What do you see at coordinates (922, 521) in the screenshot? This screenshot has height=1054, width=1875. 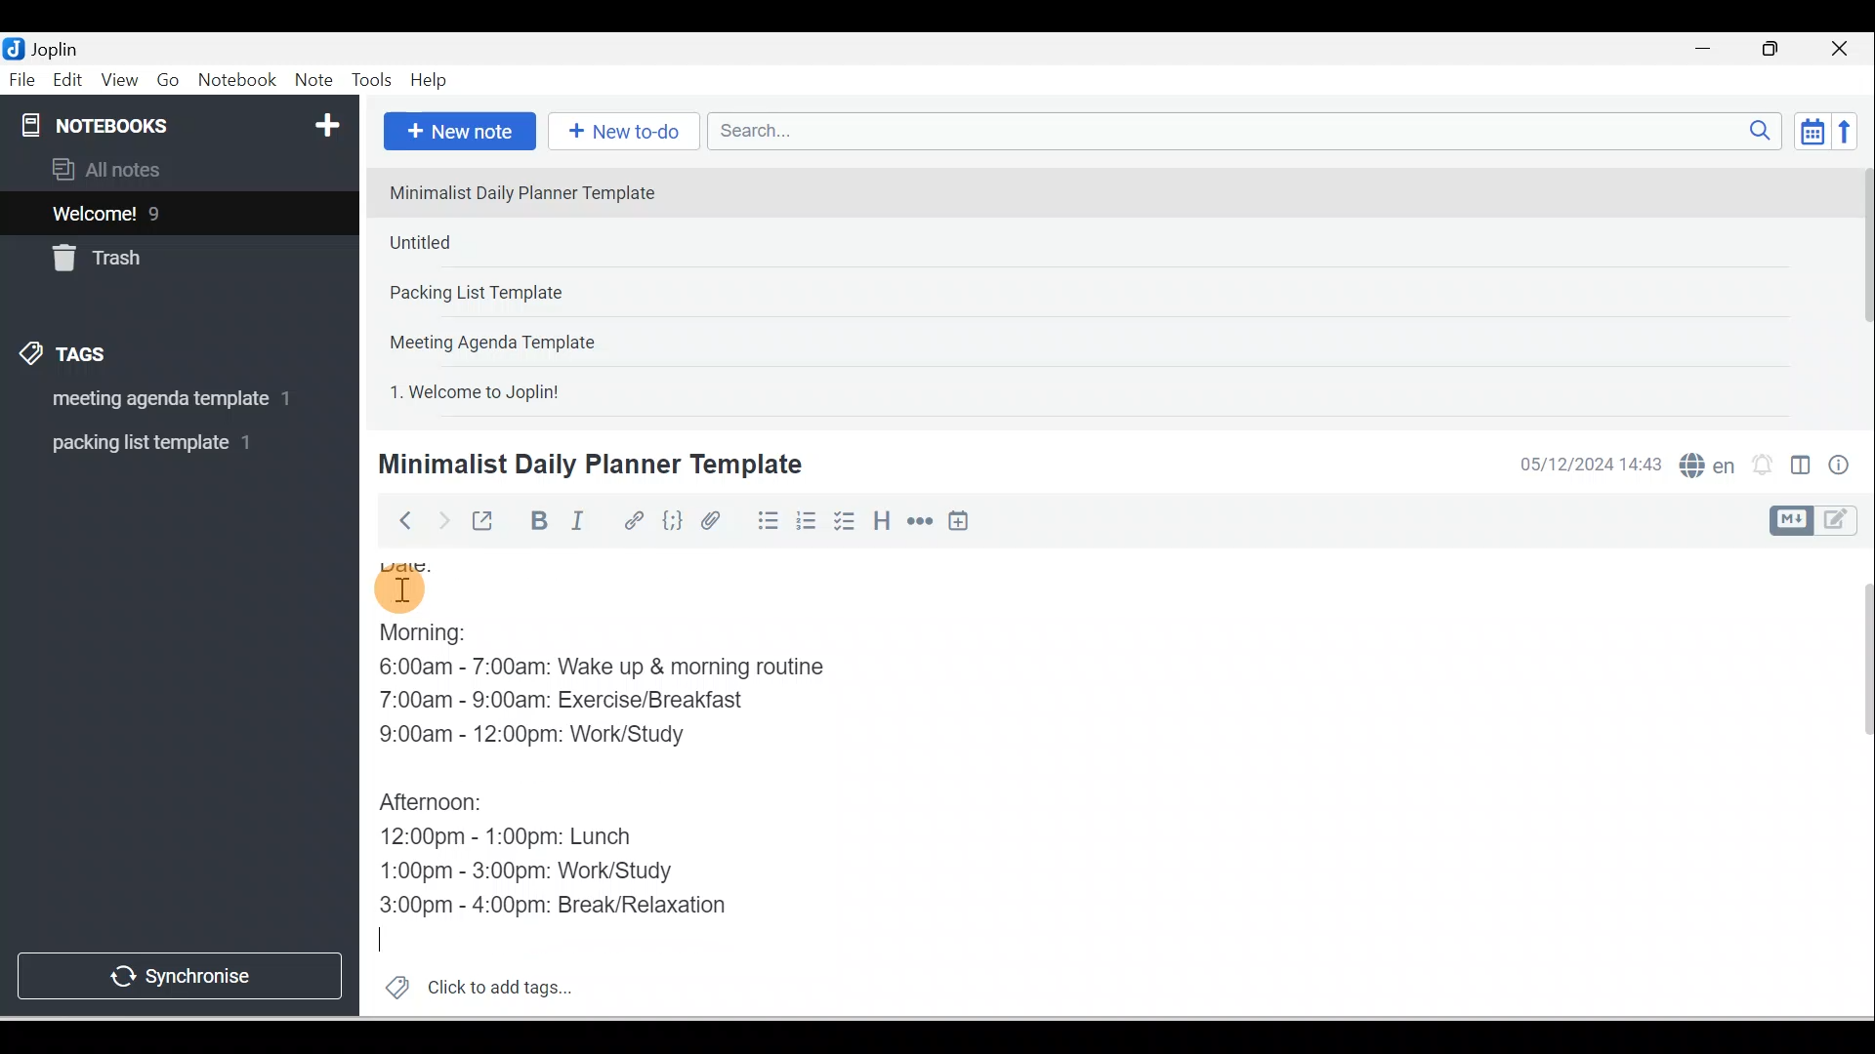 I see `Horizontal rule` at bounding box center [922, 521].